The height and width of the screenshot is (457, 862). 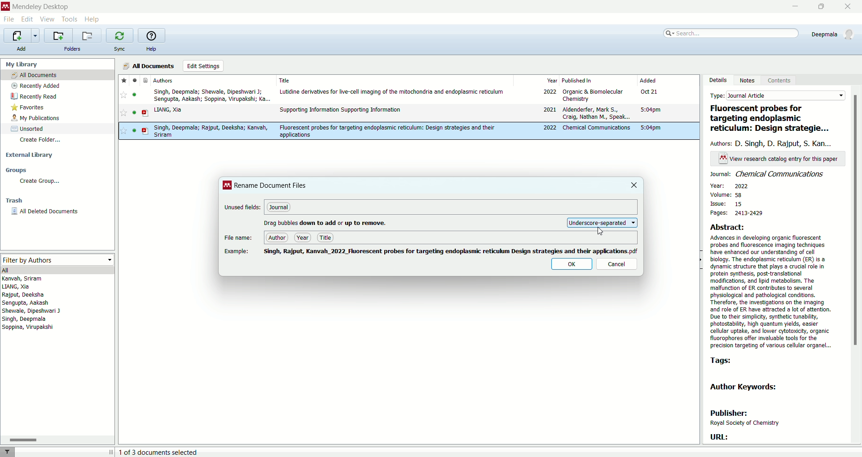 I want to click on edit settings, so click(x=203, y=66).